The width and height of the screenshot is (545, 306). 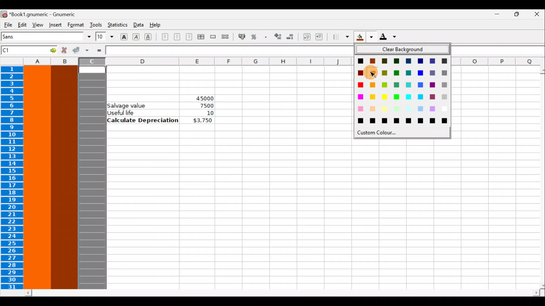 I want to click on View, so click(x=36, y=24).